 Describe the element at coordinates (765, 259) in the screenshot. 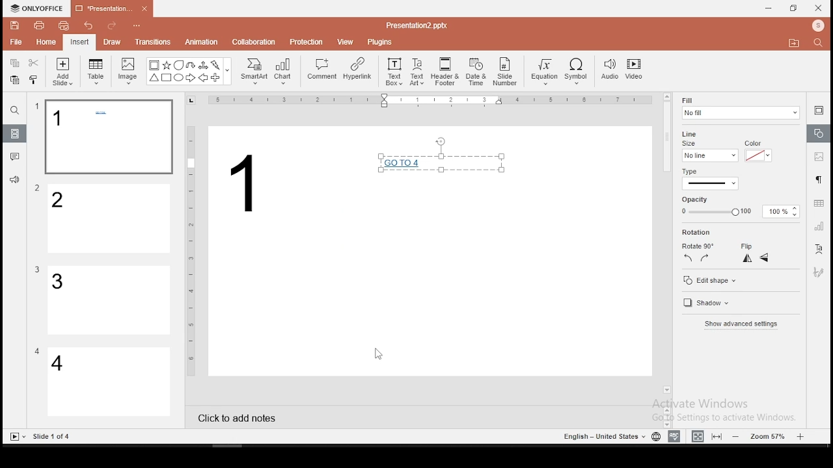

I see `flip vertical` at that location.